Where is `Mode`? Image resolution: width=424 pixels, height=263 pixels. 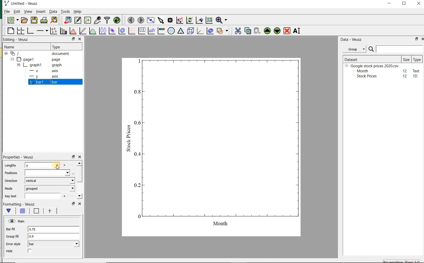
Mode is located at coordinates (9, 188).